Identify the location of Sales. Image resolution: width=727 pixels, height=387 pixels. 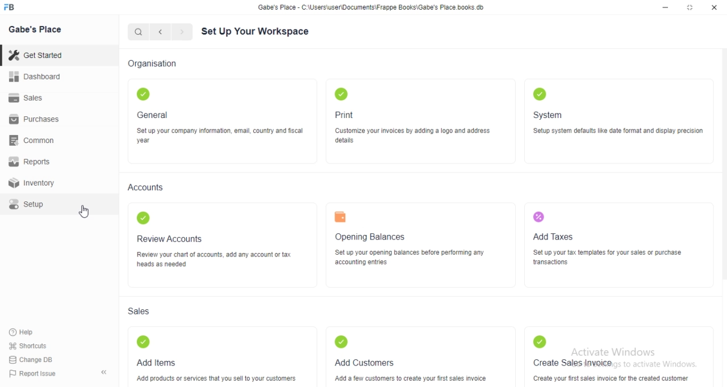
(147, 312).